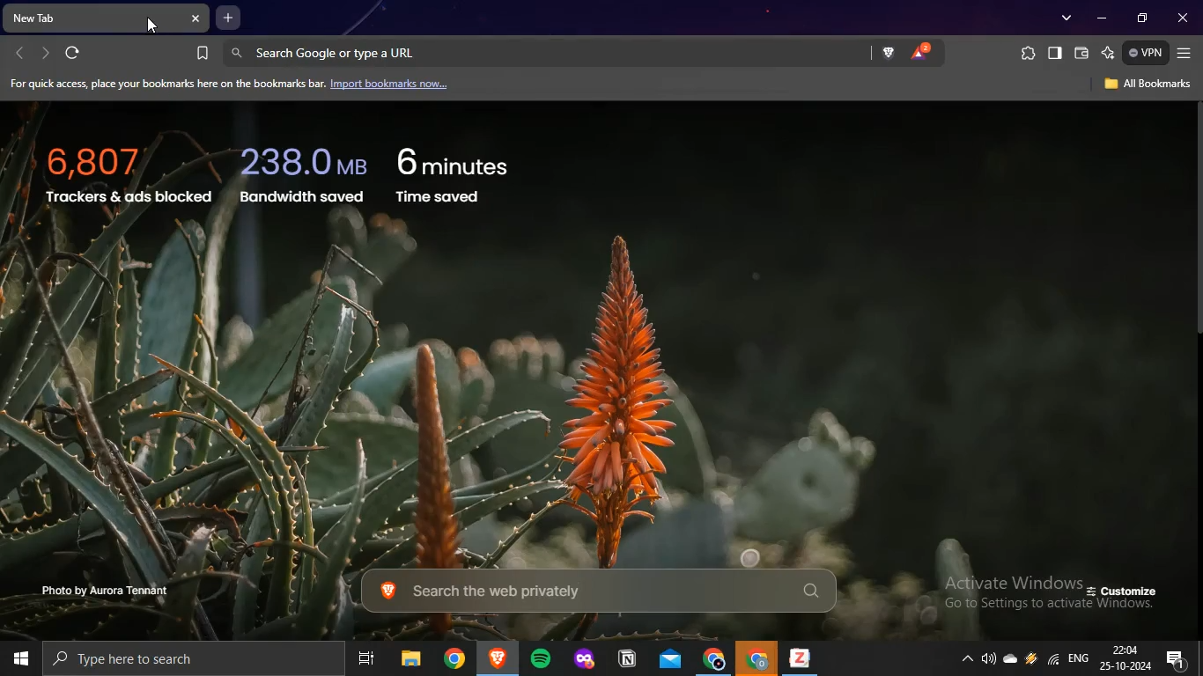  I want to click on notifications, so click(1180, 659).